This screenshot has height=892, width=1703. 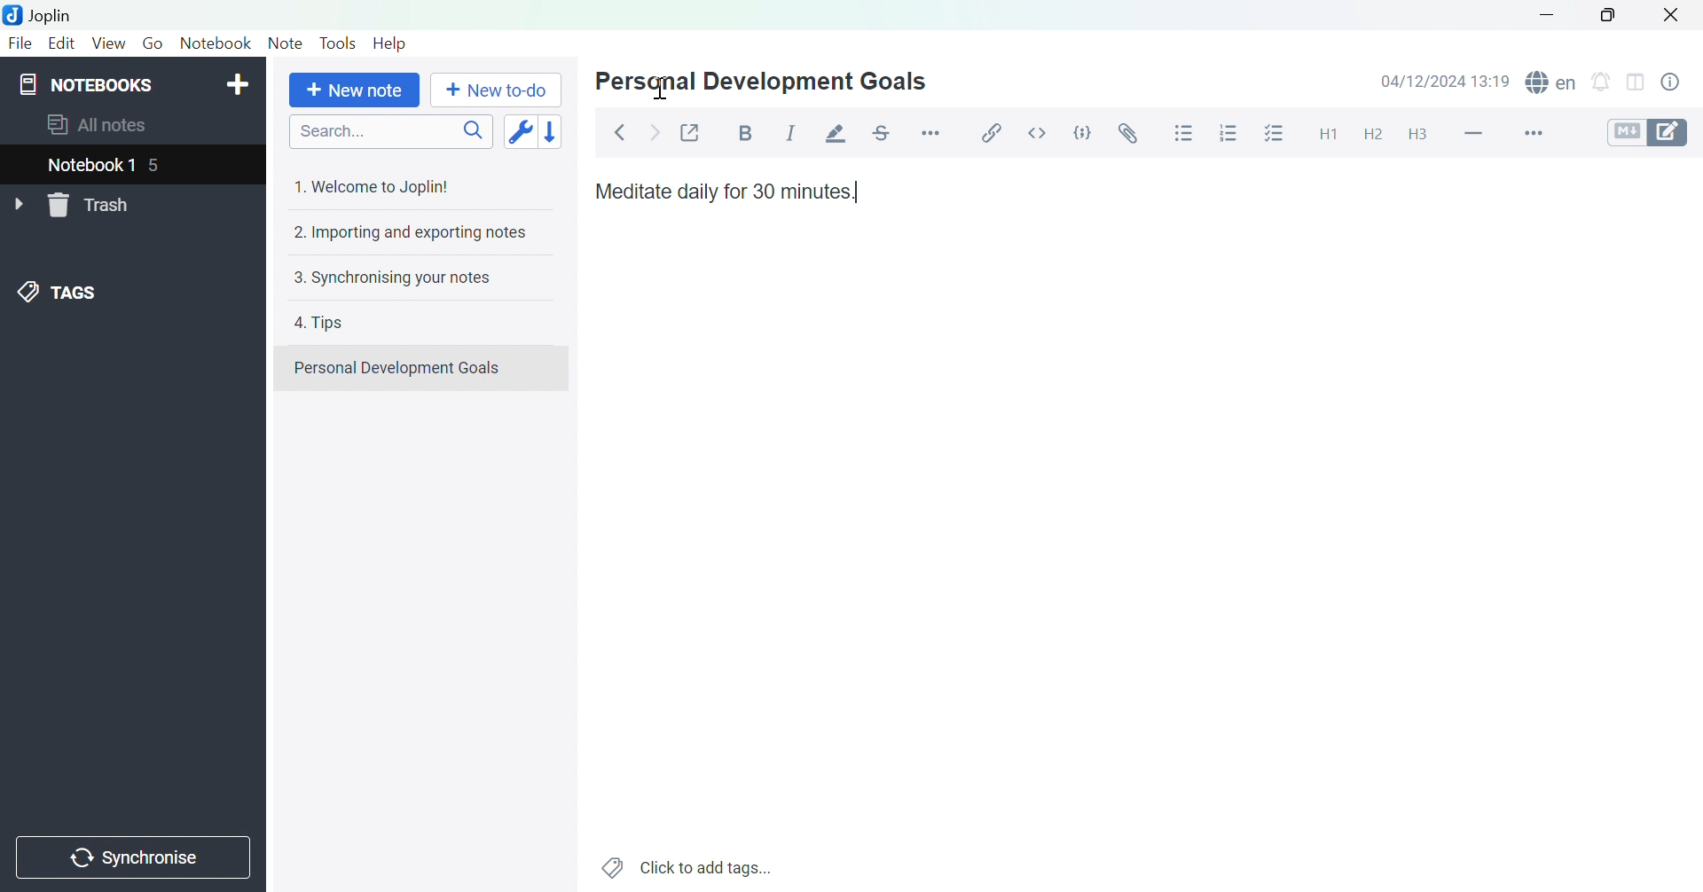 What do you see at coordinates (61, 291) in the screenshot?
I see `TAGS` at bounding box center [61, 291].